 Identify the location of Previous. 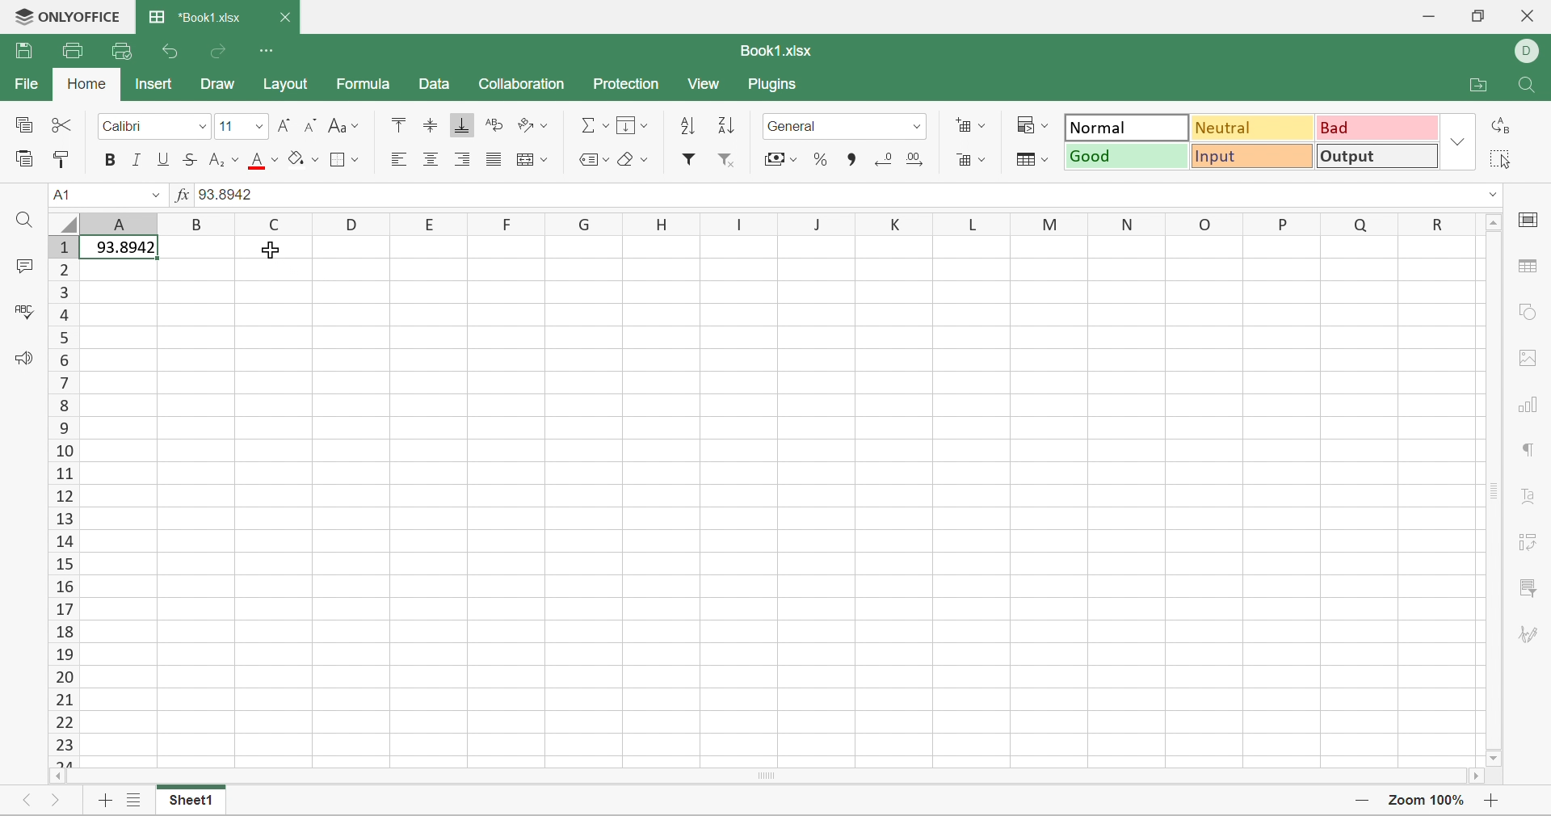
(28, 801).